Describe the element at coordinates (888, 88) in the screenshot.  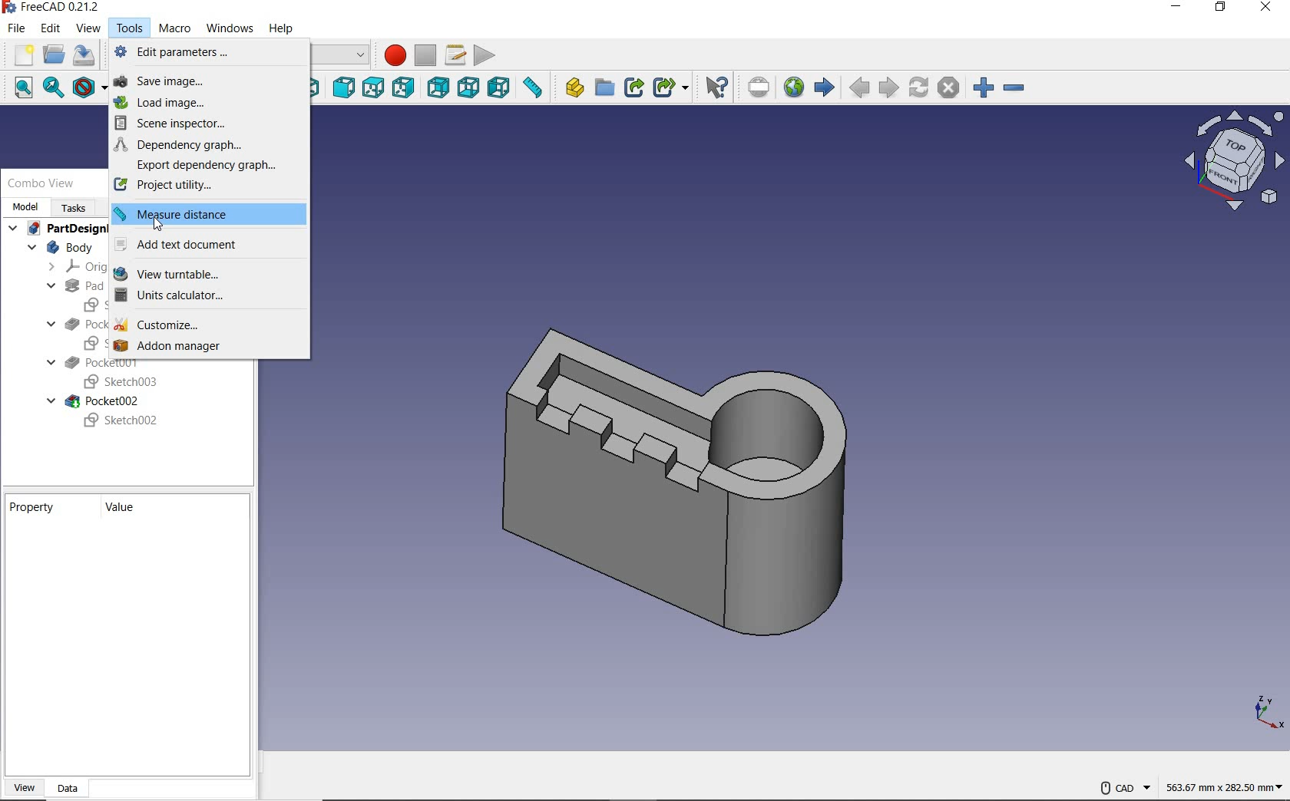
I see `next page` at that location.